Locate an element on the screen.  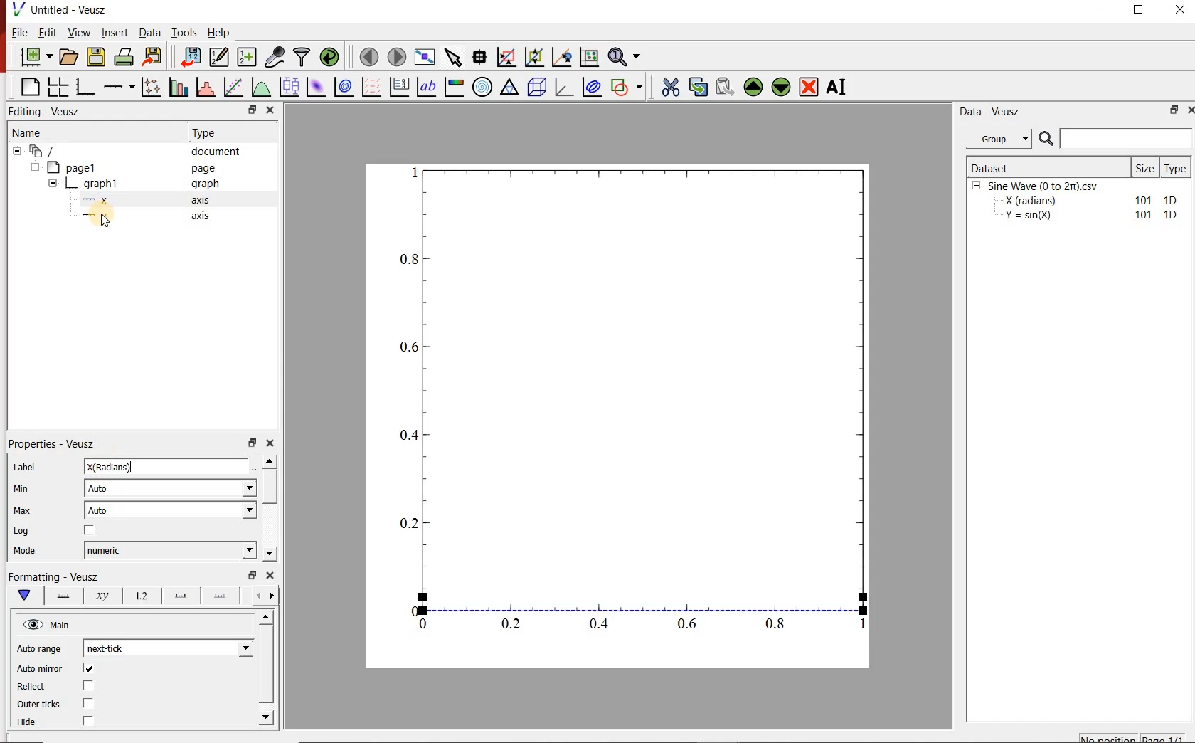
cut is located at coordinates (671, 85).